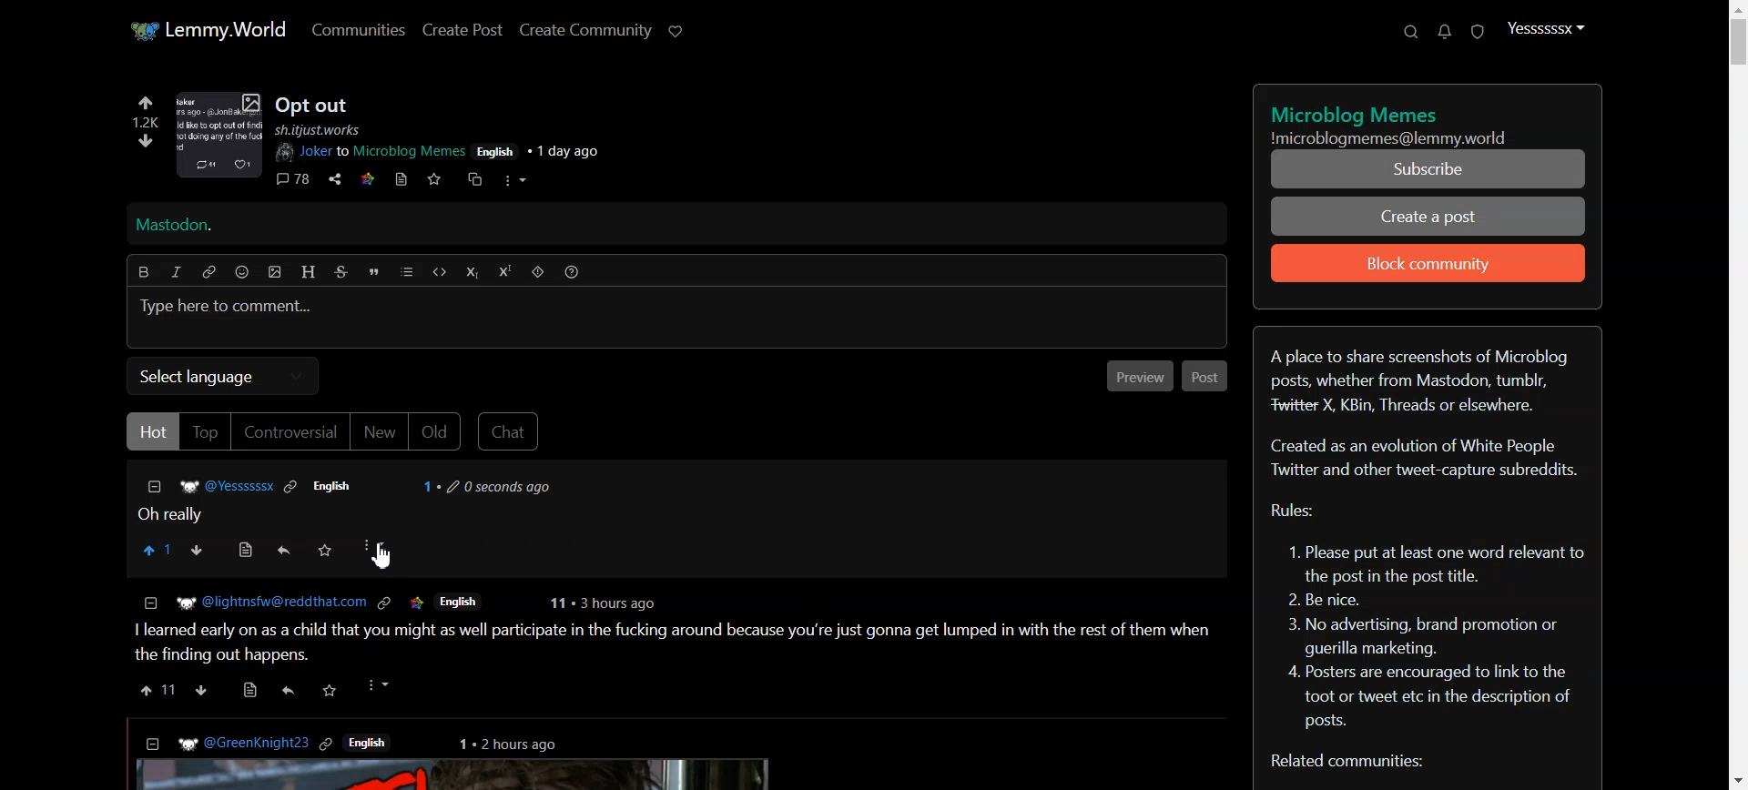  I want to click on posts, so click(666, 755).